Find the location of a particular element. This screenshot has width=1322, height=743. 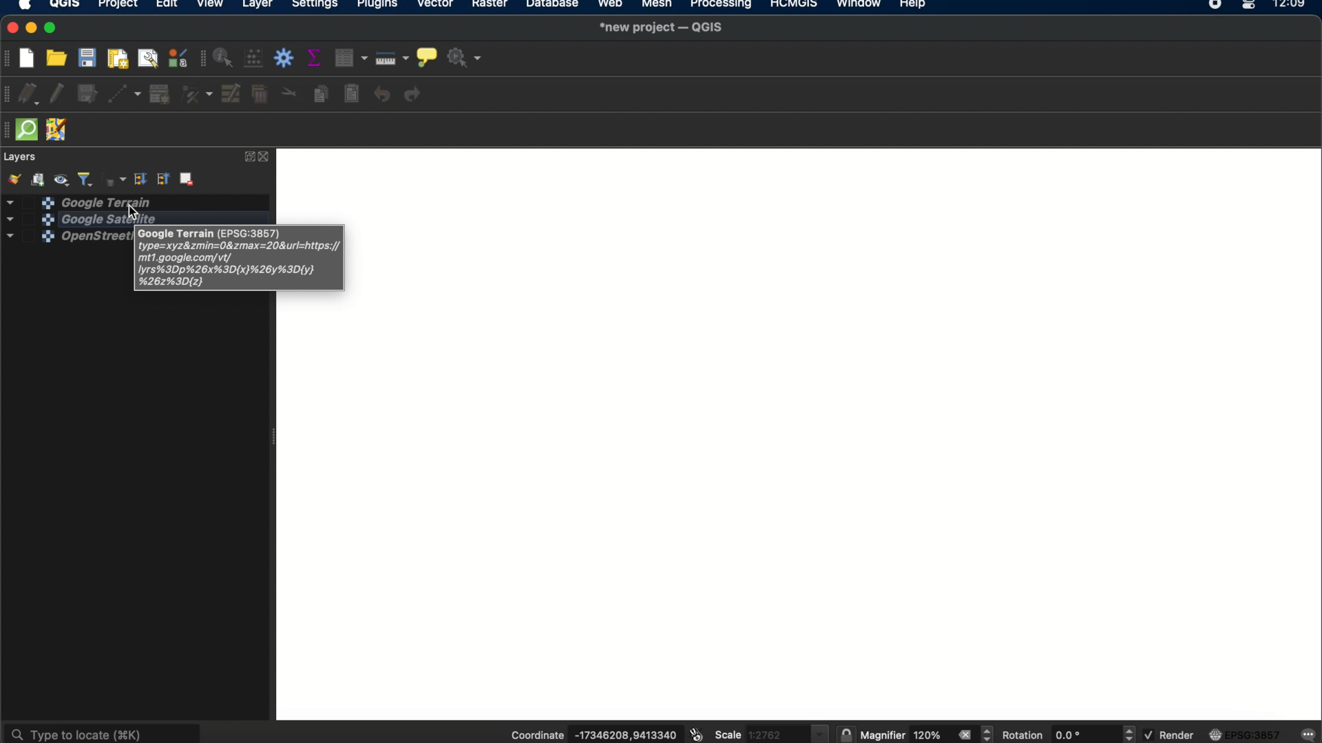

coordinate -17346208,9413340 is located at coordinates (589, 735).